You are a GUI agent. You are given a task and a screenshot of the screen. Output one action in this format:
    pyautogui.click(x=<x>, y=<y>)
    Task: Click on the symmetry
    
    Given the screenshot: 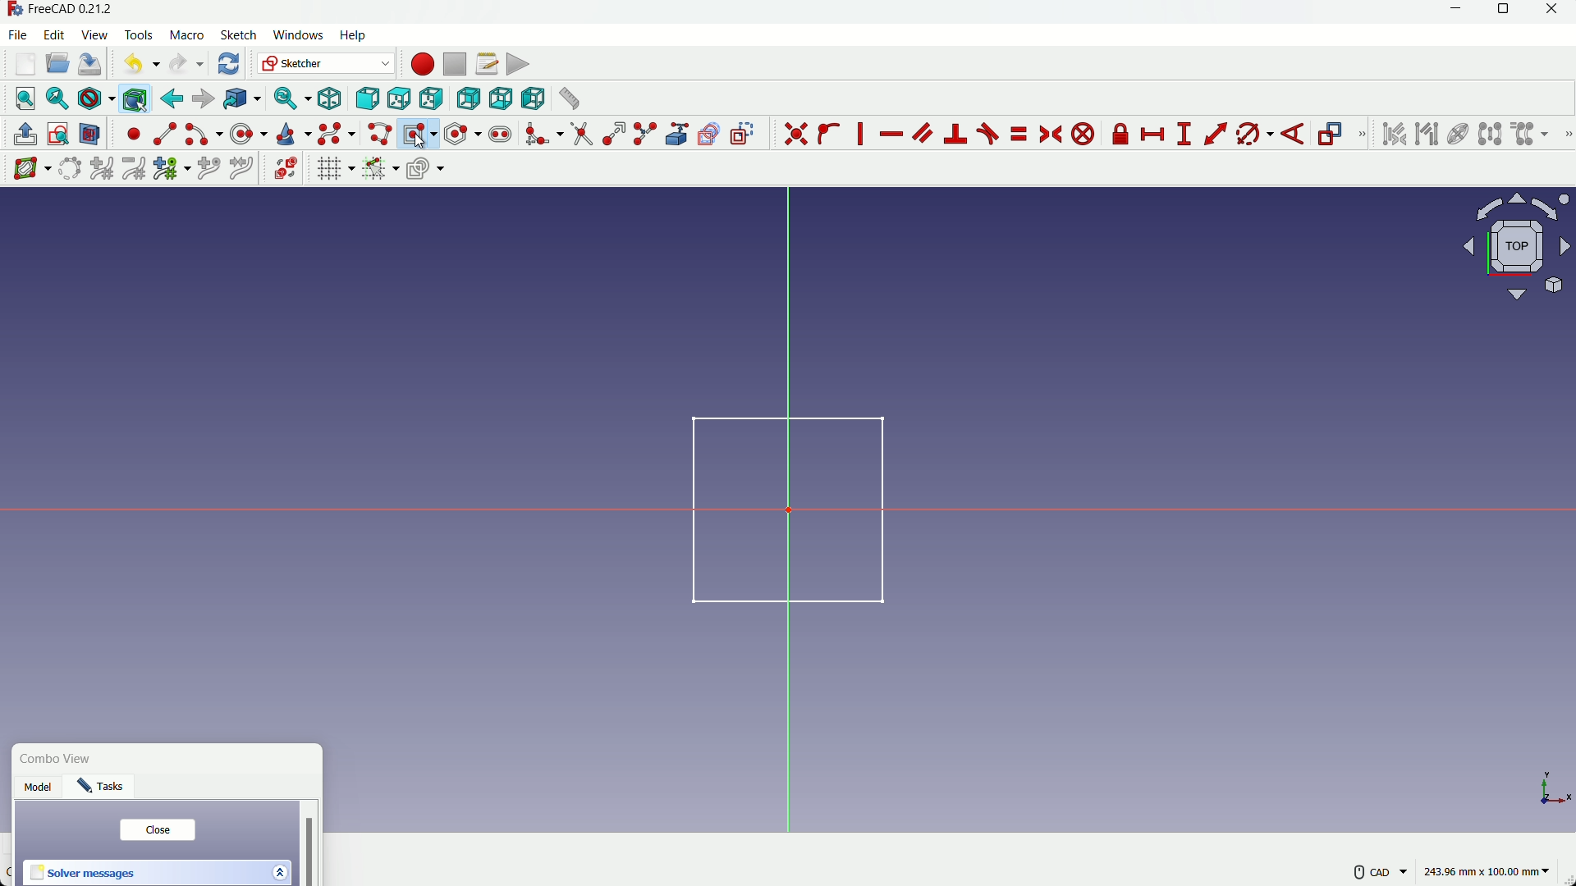 What is the action you would take?
    pyautogui.click(x=1490, y=134)
    